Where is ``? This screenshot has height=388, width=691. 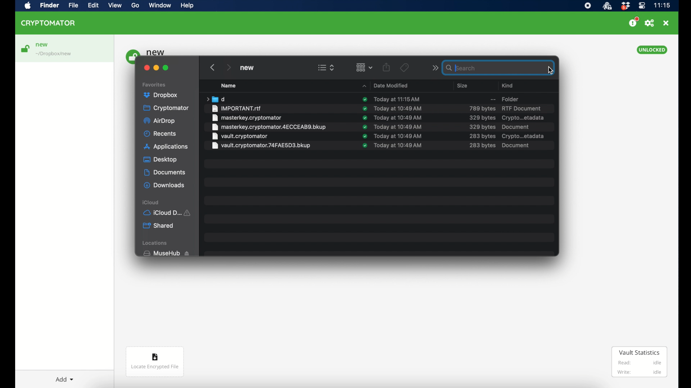
 is located at coordinates (241, 136).